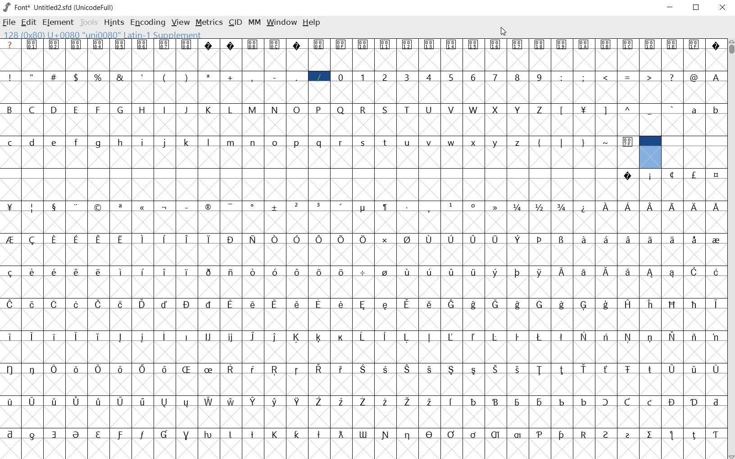 This screenshot has height=459, width=735. Describe the element at coordinates (562, 304) in the screenshot. I see `Symbol` at that location.